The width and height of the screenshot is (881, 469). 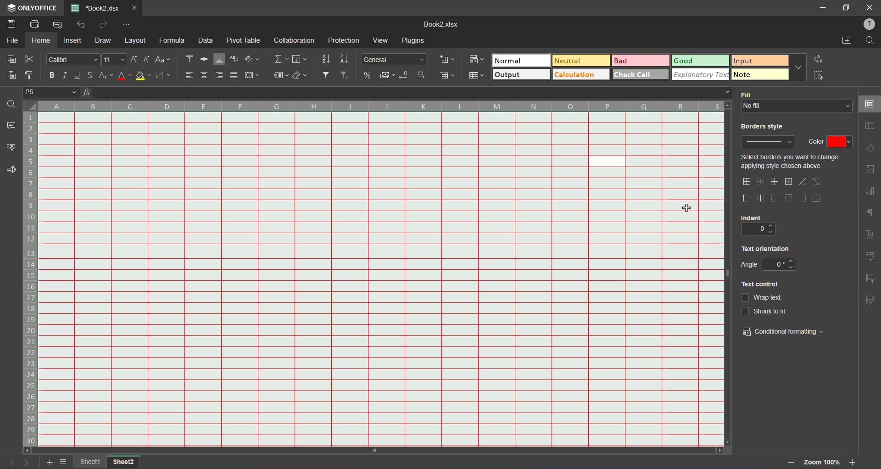 What do you see at coordinates (298, 59) in the screenshot?
I see `fields` at bounding box center [298, 59].